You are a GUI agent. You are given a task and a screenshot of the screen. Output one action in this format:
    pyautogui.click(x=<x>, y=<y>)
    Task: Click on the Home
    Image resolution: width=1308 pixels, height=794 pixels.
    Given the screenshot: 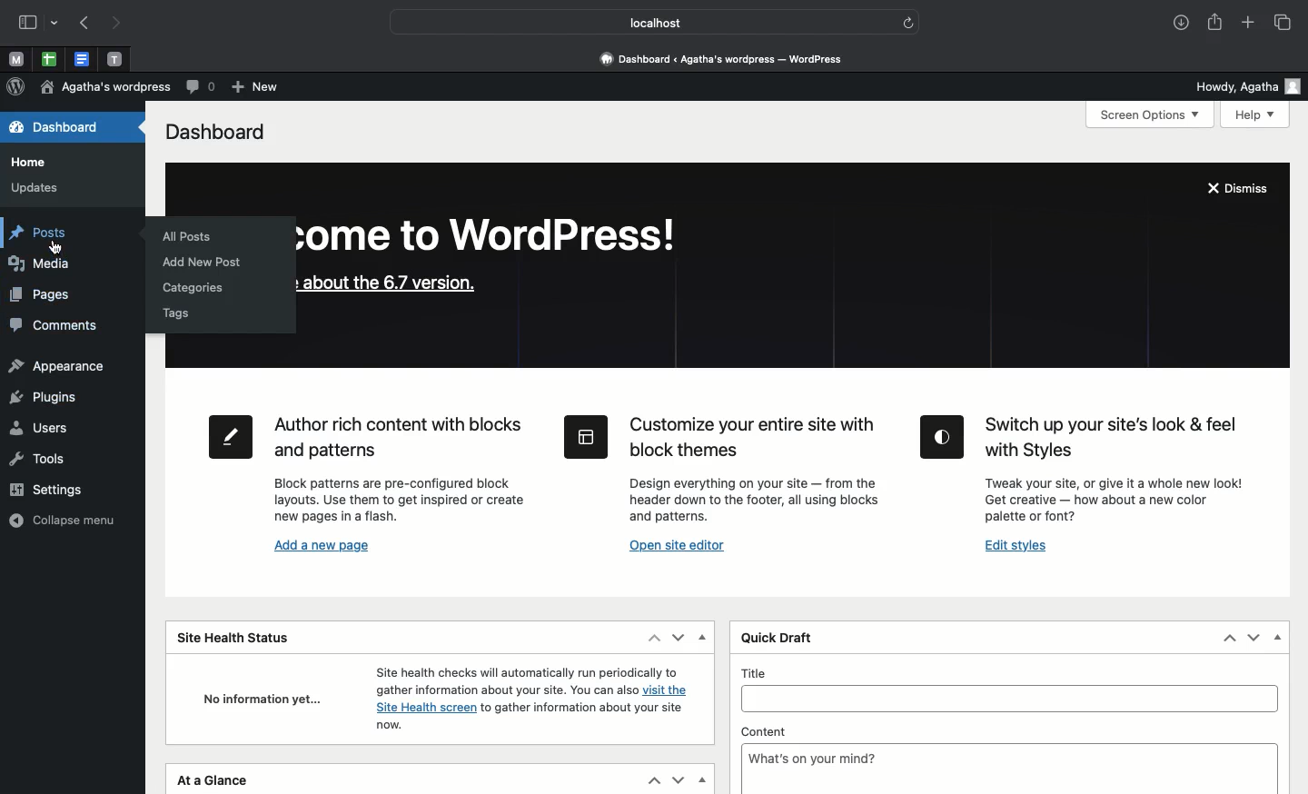 What is the action you would take?
    pyautogui.click(x=28, y=164)
    